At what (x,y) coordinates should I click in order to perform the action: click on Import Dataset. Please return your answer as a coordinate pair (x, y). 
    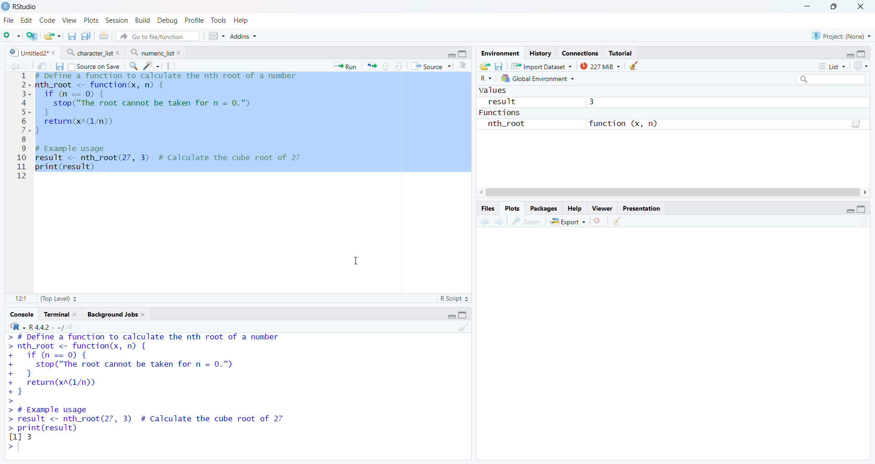
    Looking at the image, I should click on (541, 66).